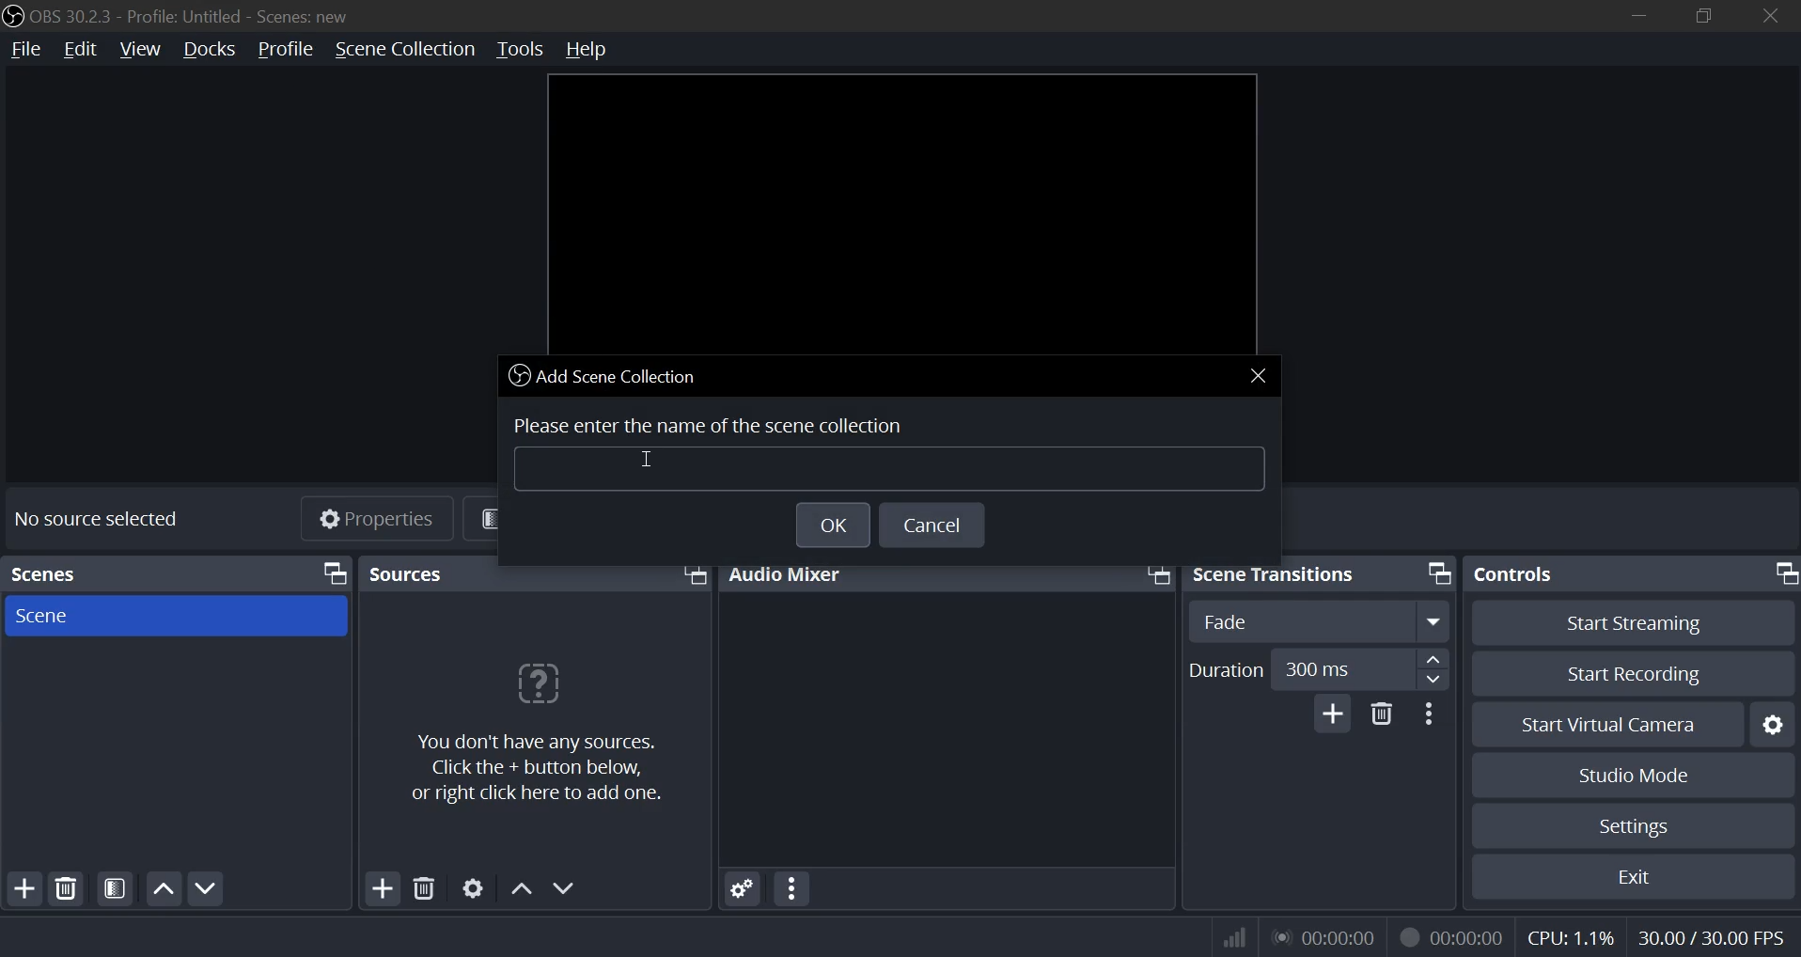 The height and width of the screenshot is (957, 1801). What do you see at coordinates (1637, 777) in the screenshot?
I see `studio mode` at bounding box center [1637, 777].